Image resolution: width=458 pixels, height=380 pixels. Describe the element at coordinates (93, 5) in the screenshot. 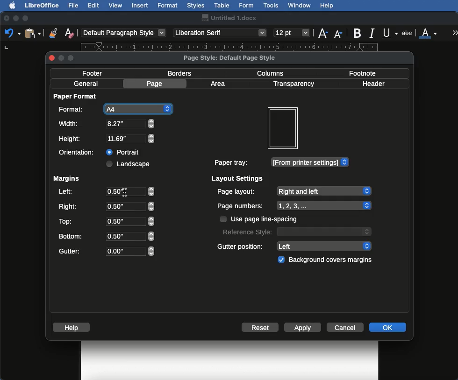

I see `Edit` at that location.